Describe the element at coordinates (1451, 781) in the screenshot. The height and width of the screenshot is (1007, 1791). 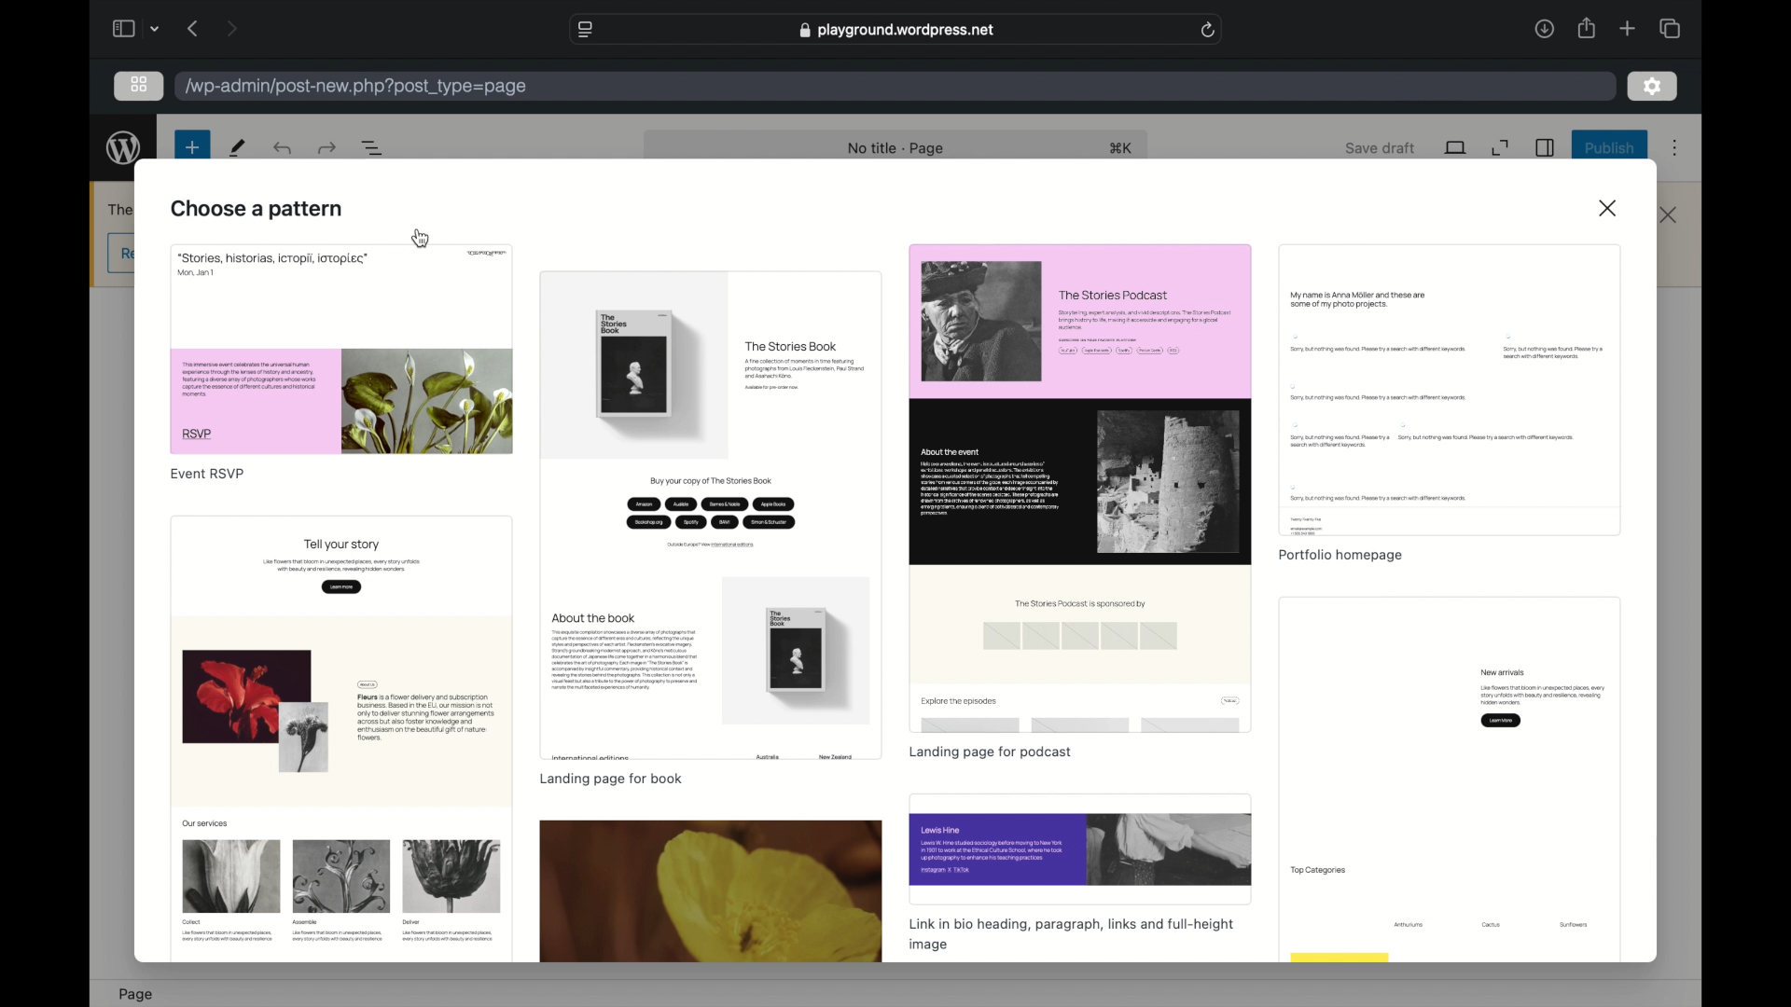
I see `preview` at that location.